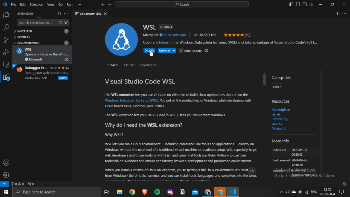 This screenshot has height=197, width=350. What do you see at coordinates (337, 13) in the screenshot?
I see `Split editor` at bounding box center [337, 13].